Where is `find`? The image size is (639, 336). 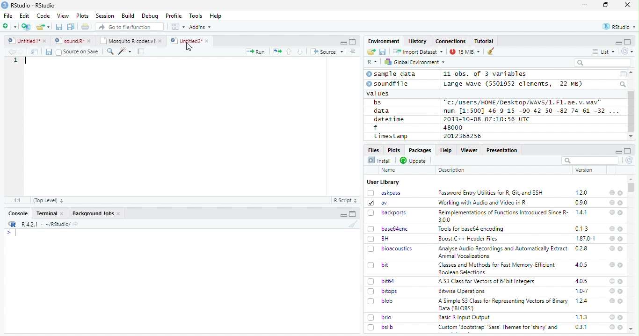 find is located at coordinates (109, 51).